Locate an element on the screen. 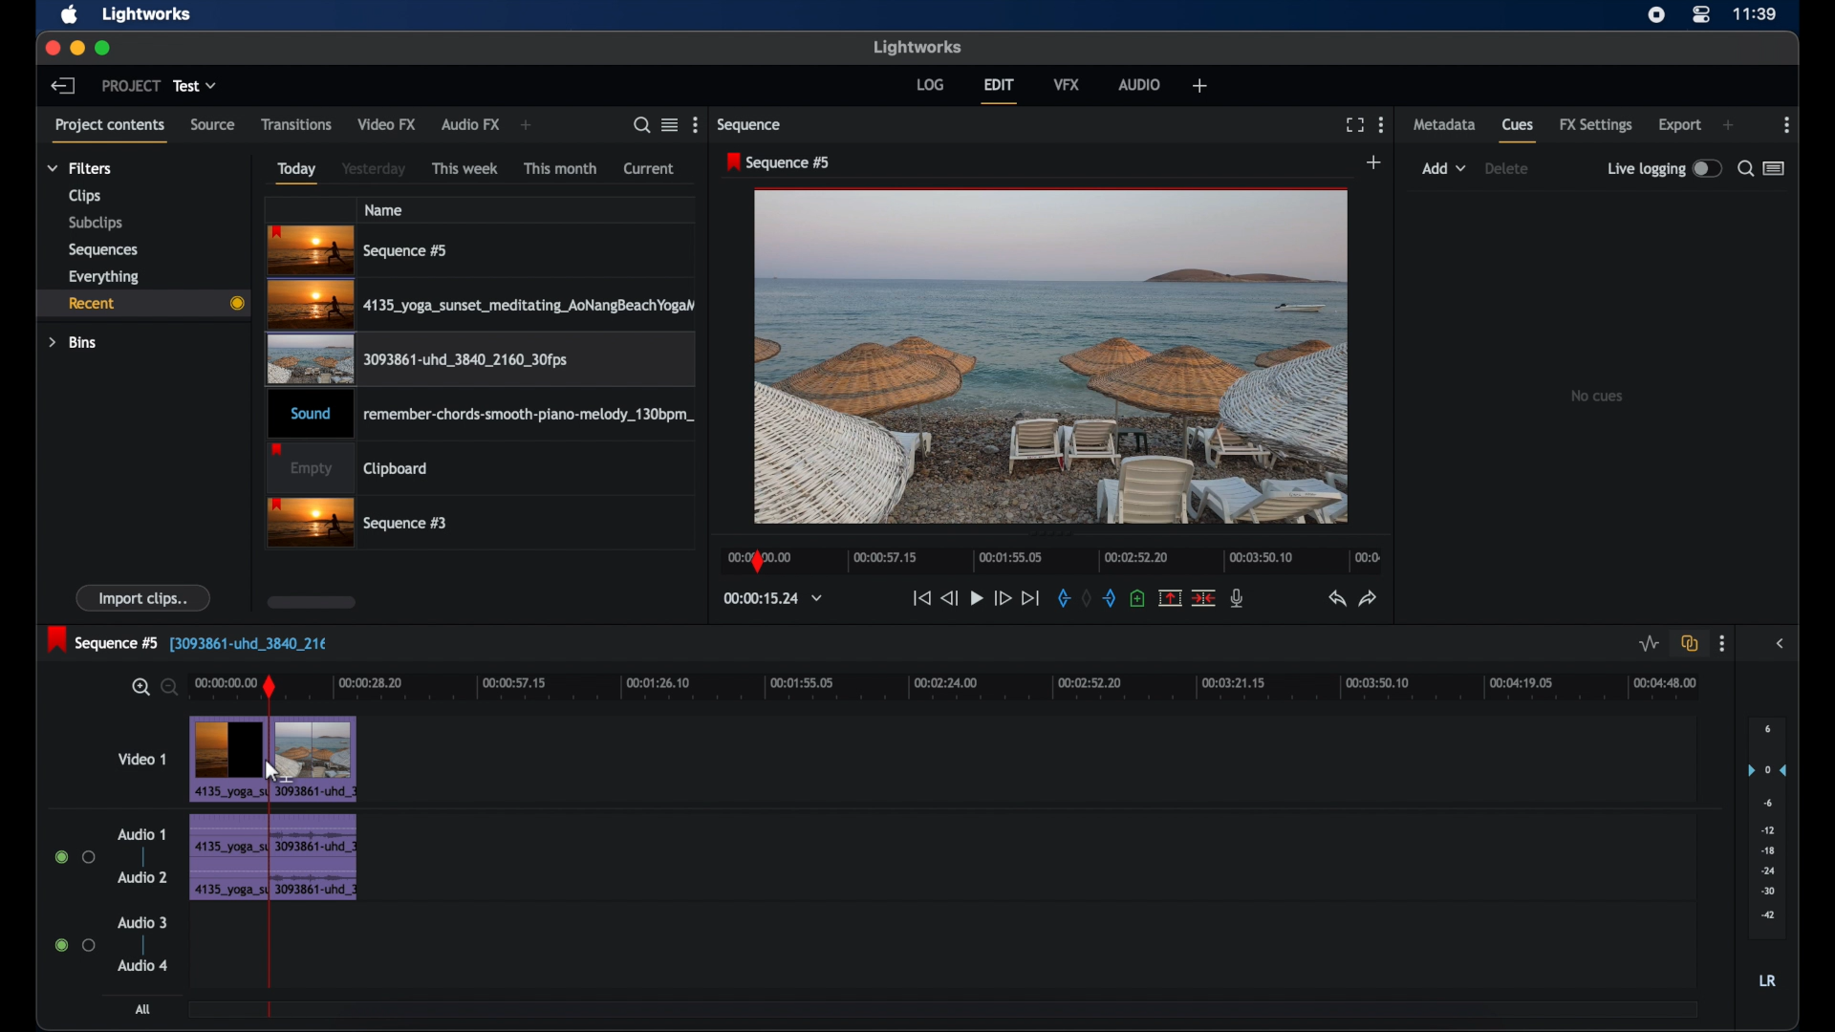 This screenshot has width=1835, height=1032. clear marks is located at coordinates (1085, 597).